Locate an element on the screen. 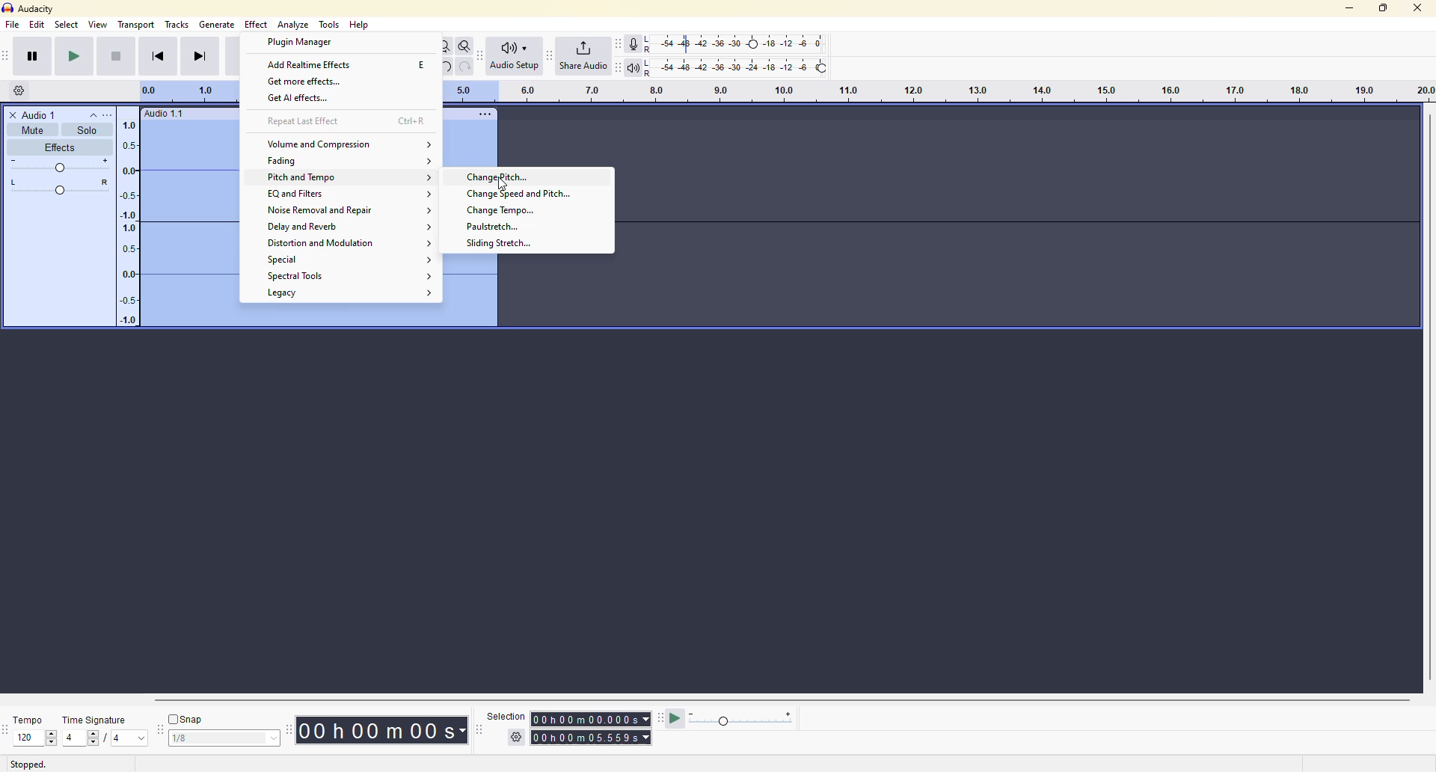  sliding stretch is located at coordinates (498, 242).